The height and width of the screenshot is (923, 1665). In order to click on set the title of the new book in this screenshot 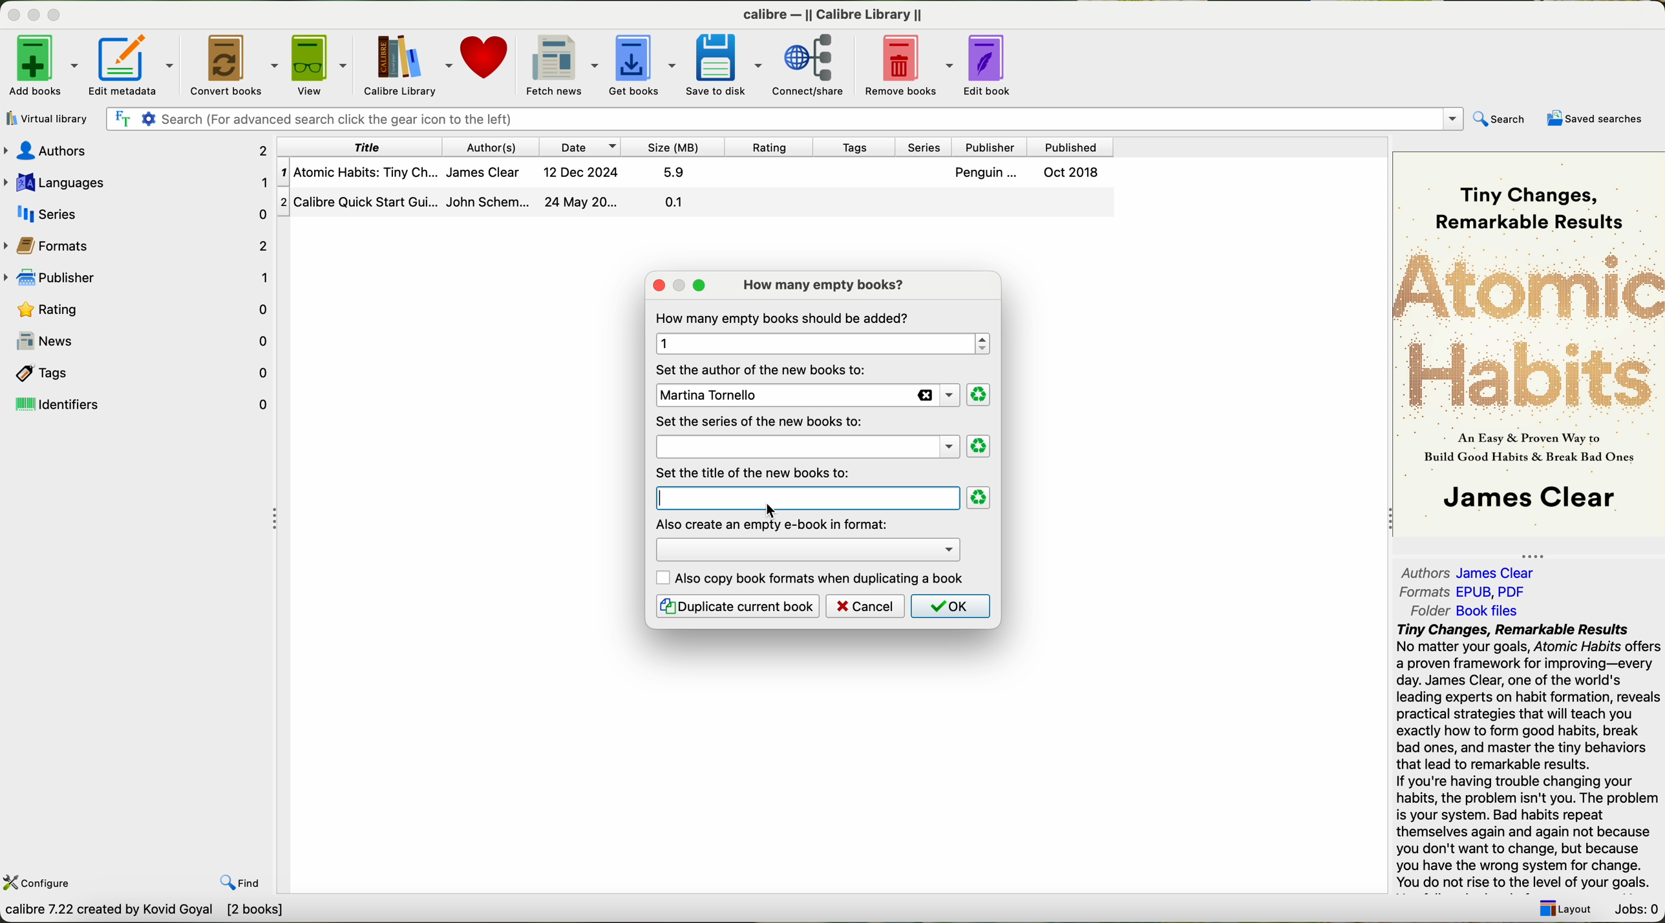, I will do `click(758, 472)`.